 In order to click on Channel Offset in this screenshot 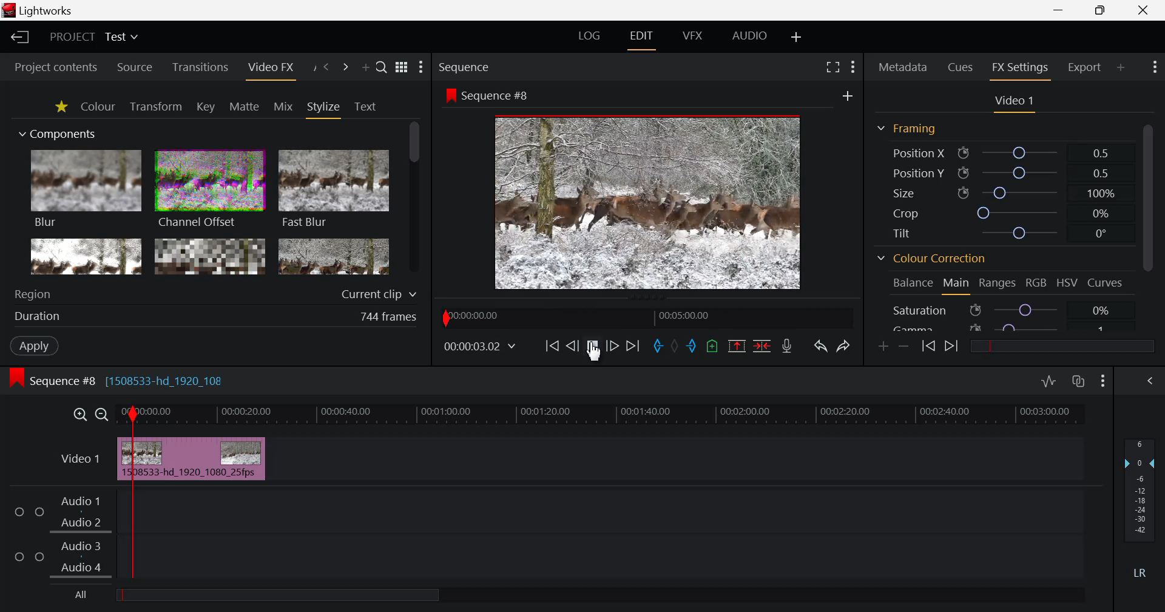, I will do `click(210, 191)`.